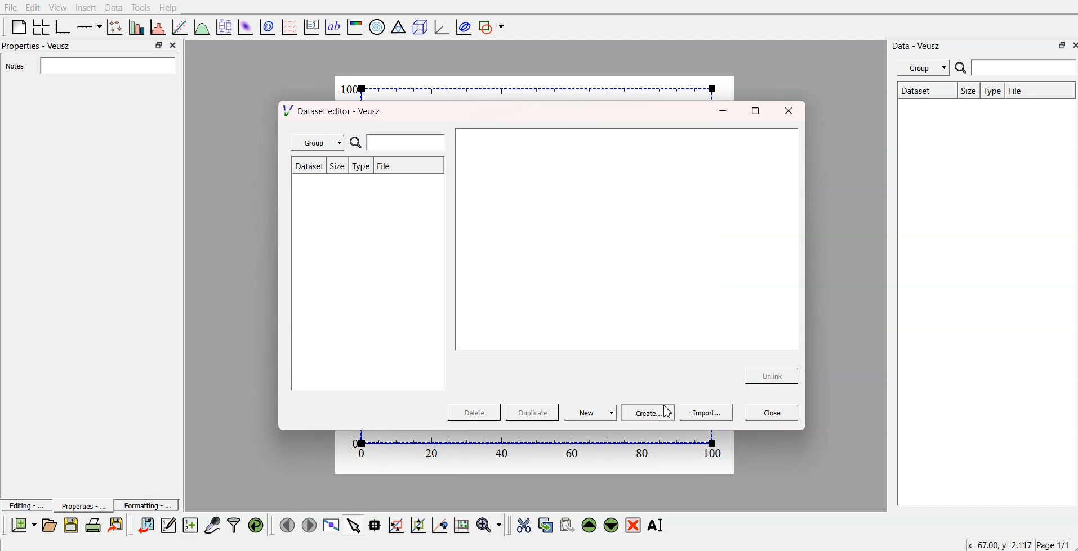 The height and width of the screenshot is (551, 1078). I want to click on Size, so click(967, 91).